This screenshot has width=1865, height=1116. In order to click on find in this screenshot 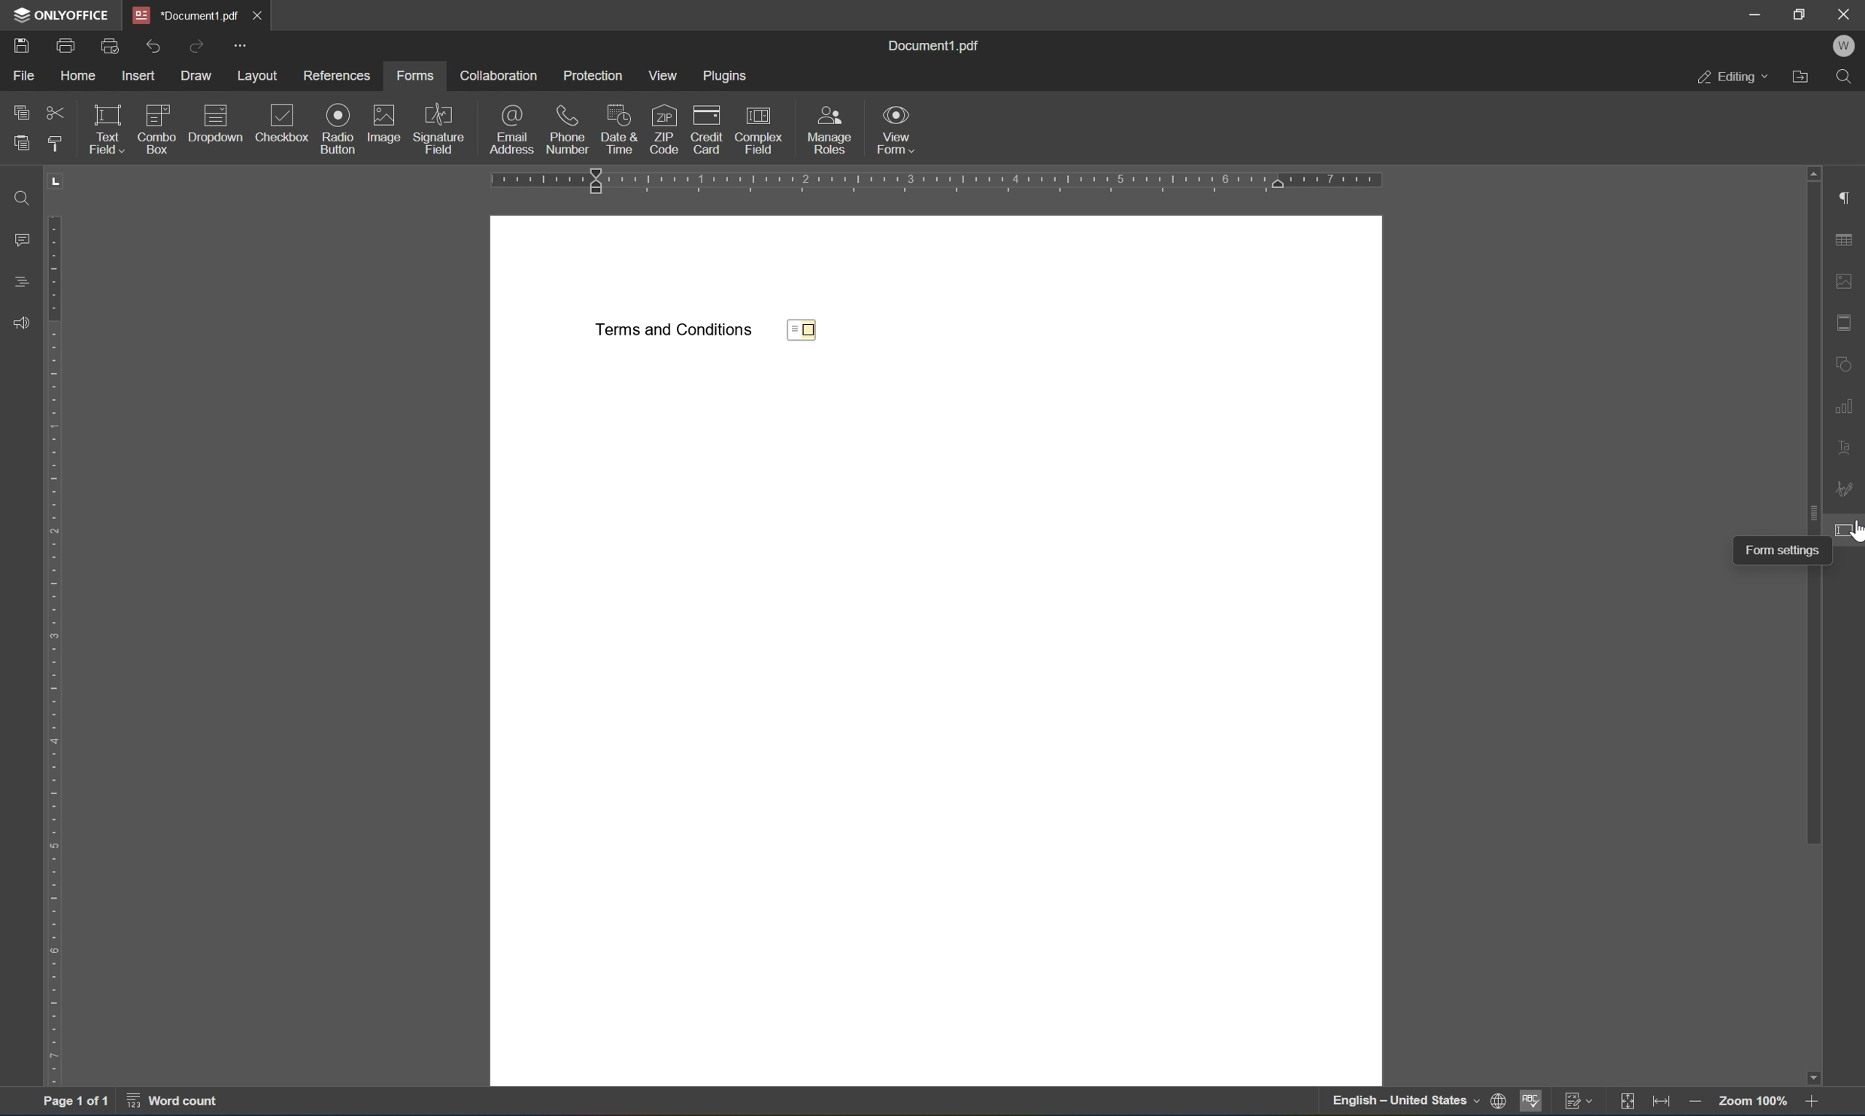, I will do `click(1845, 75)`.